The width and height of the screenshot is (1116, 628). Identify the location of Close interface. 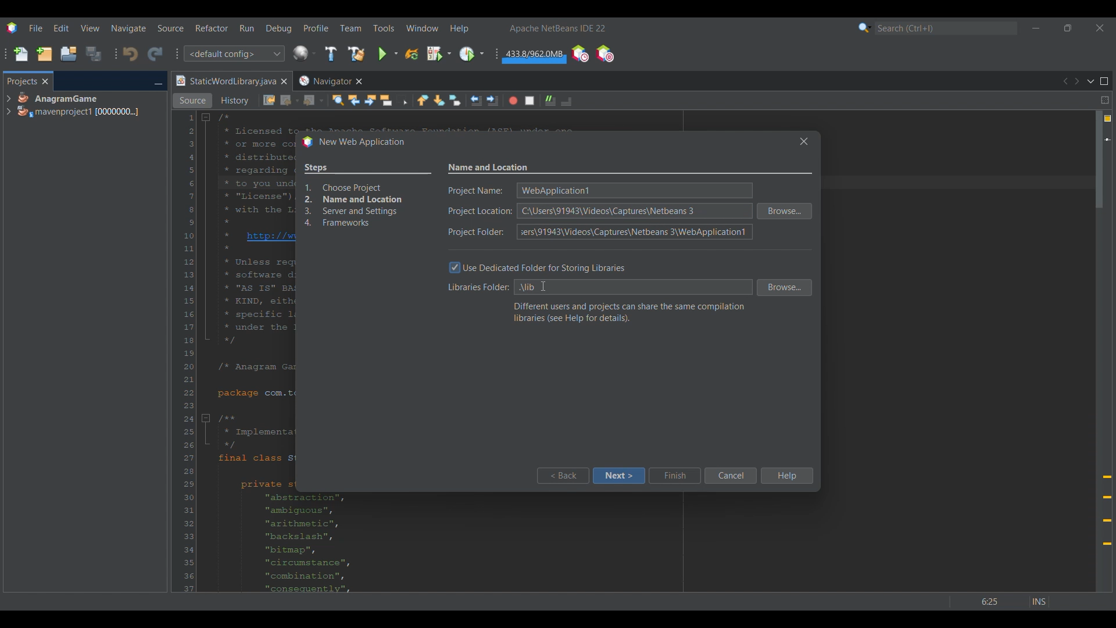
(1100, 28).